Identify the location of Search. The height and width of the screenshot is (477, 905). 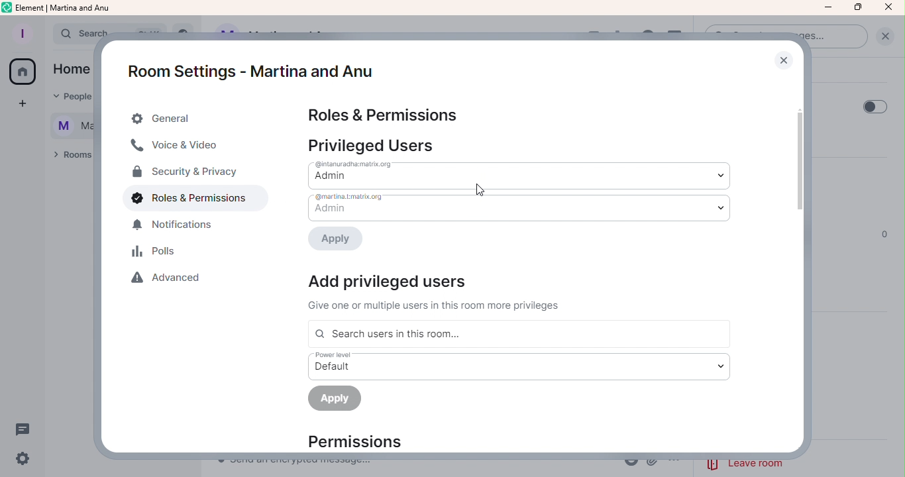
(72, 34).